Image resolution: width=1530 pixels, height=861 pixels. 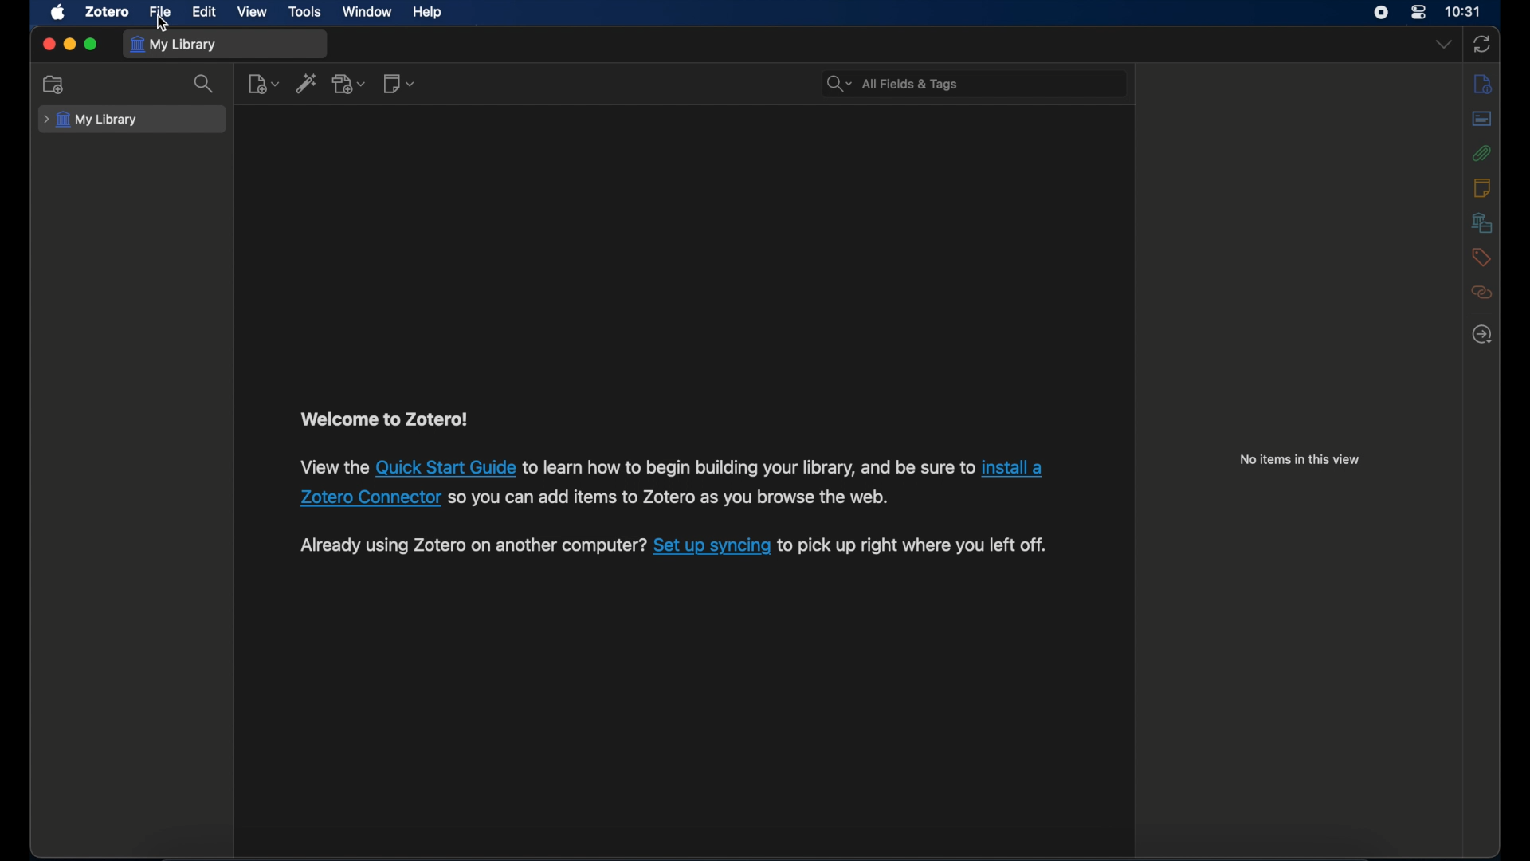 What do you see at coordinates (175, 45) in the screenshot?
I see `my library` at bounding box center [175, 45].